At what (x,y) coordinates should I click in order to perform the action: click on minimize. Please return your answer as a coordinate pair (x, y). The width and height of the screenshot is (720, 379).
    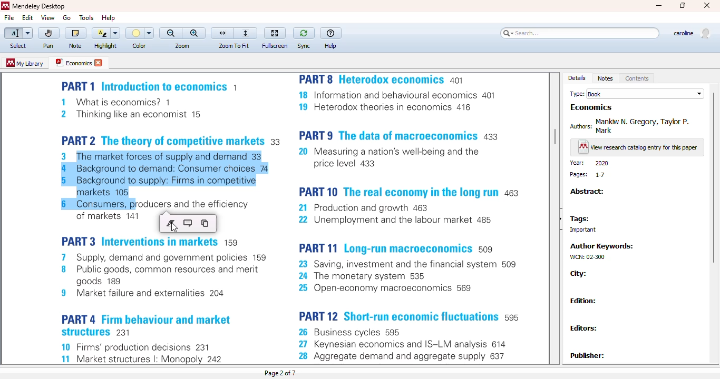
    Looking at the image, I should click on (659, 6).